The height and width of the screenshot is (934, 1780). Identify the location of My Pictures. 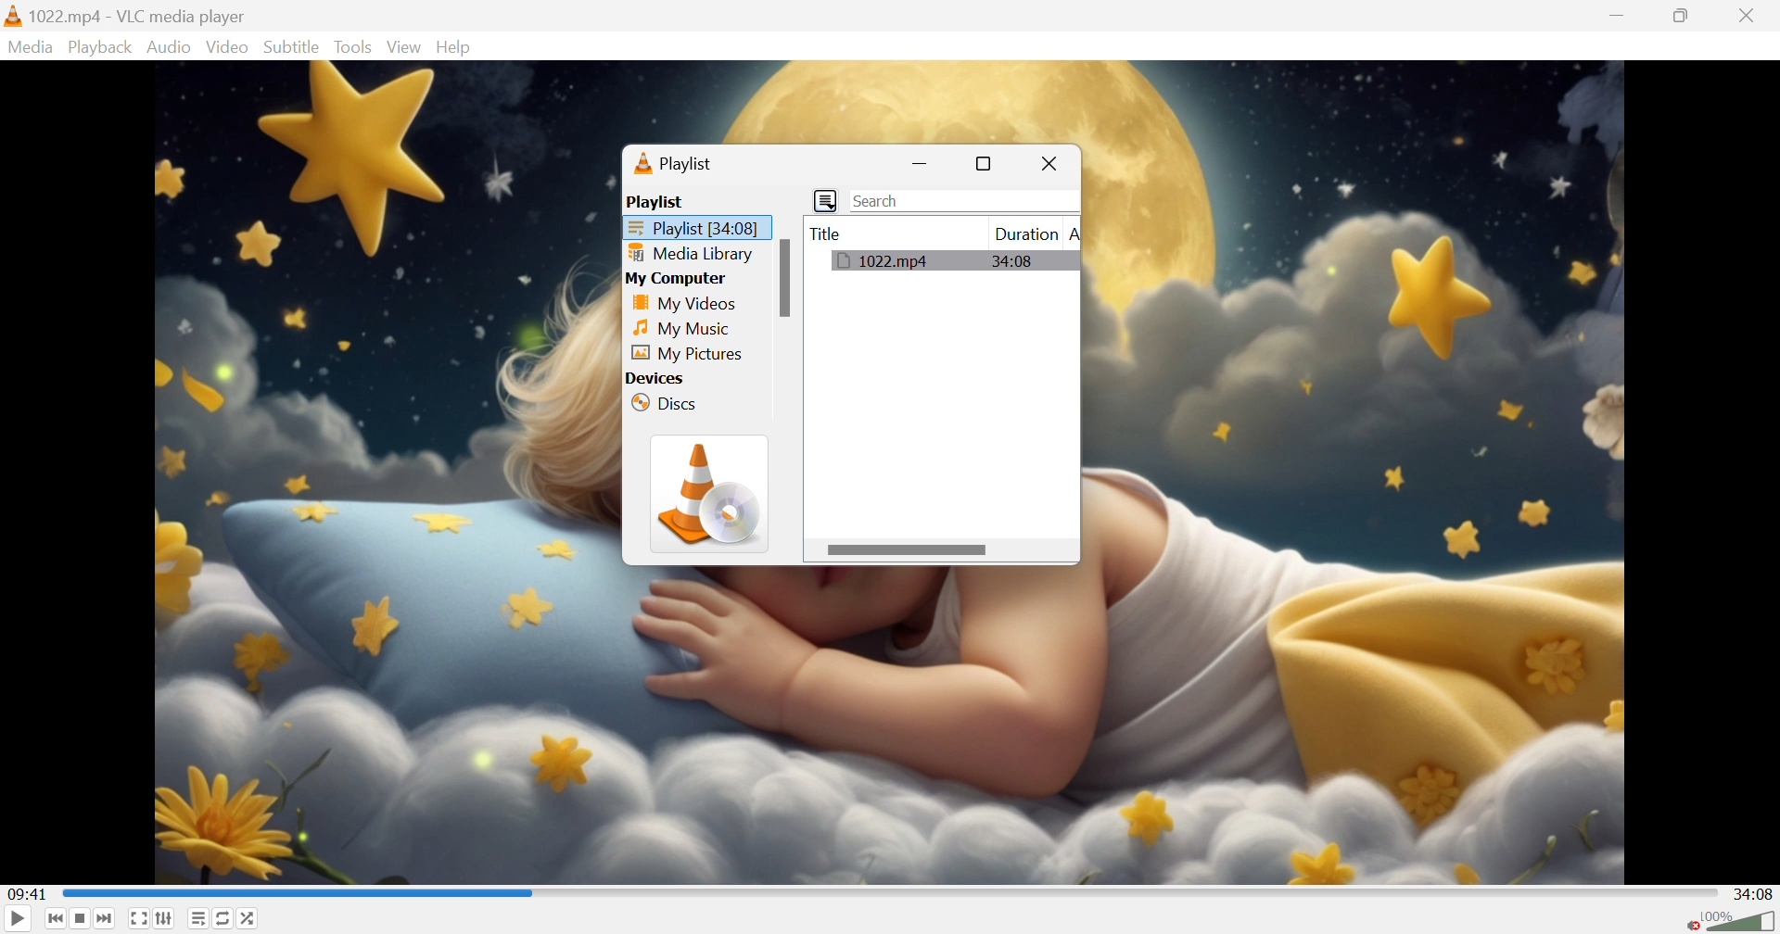
(689, 354).